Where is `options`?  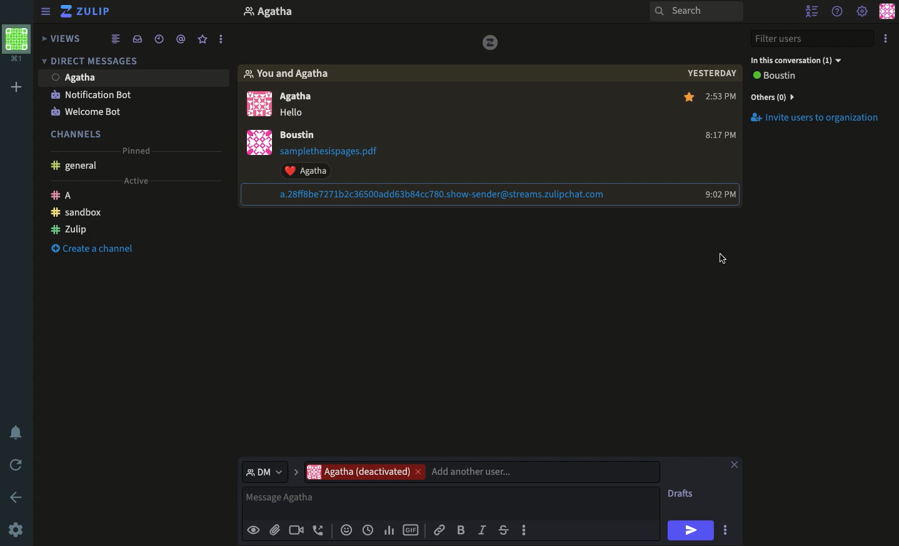 options is located at coordinates (221, 39).